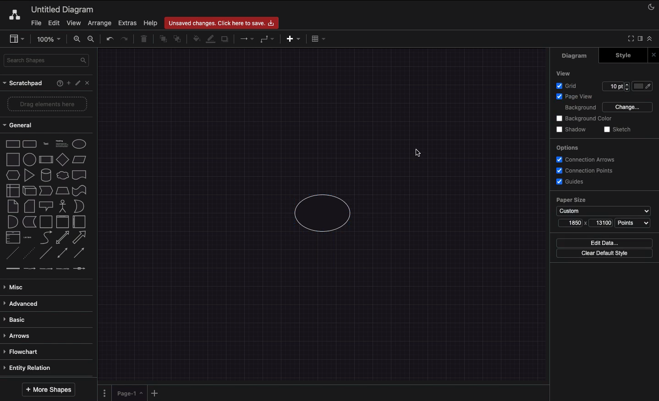  What do you see at coordinates (46, 175) in the screenshot?
I see `Cylinder` at bounding box center [46, 175].